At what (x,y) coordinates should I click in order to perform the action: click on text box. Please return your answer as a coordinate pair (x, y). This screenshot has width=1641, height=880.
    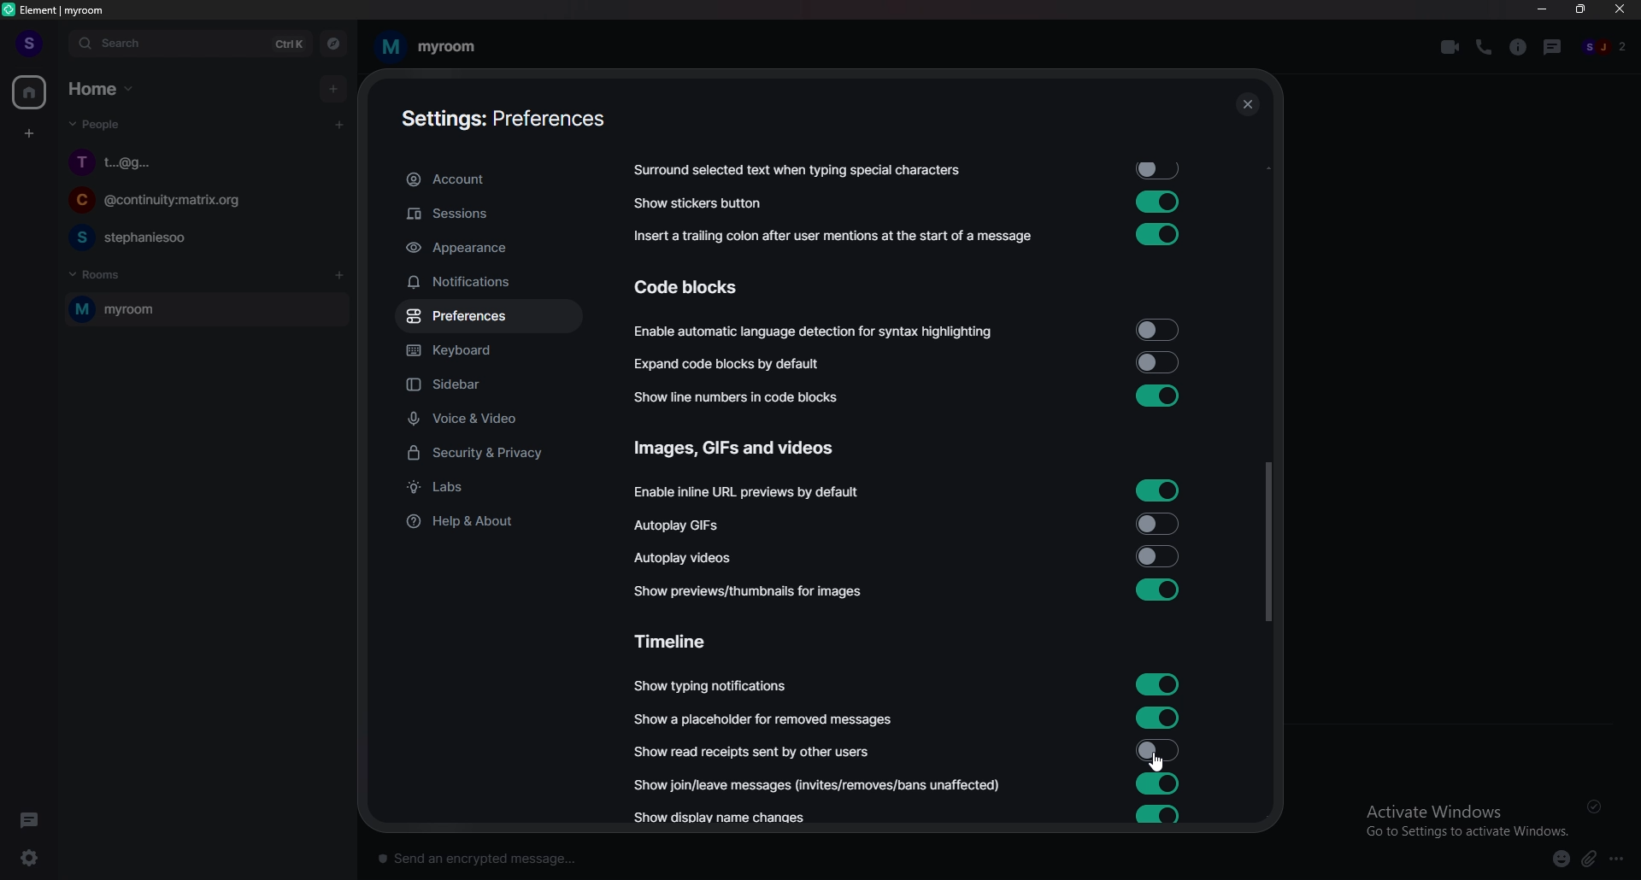
    Looking at the image, I should click on (619, 854).